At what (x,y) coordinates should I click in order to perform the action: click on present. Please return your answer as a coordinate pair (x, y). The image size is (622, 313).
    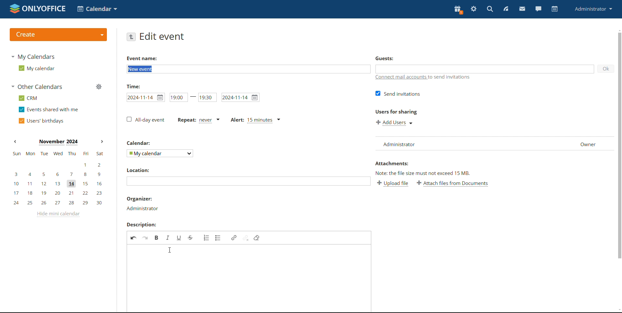
    Looking at the image, I should click on (458, 10).